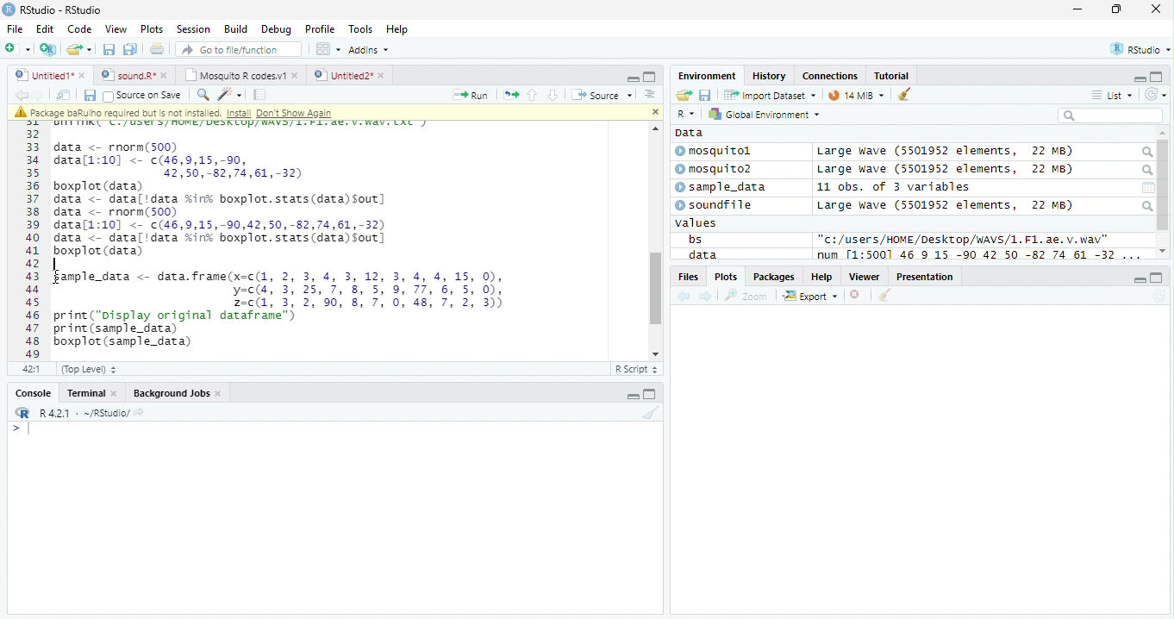  I want to click on A Package baRulho required but is not installed. Install Don't Show Again, so click(209, 112).